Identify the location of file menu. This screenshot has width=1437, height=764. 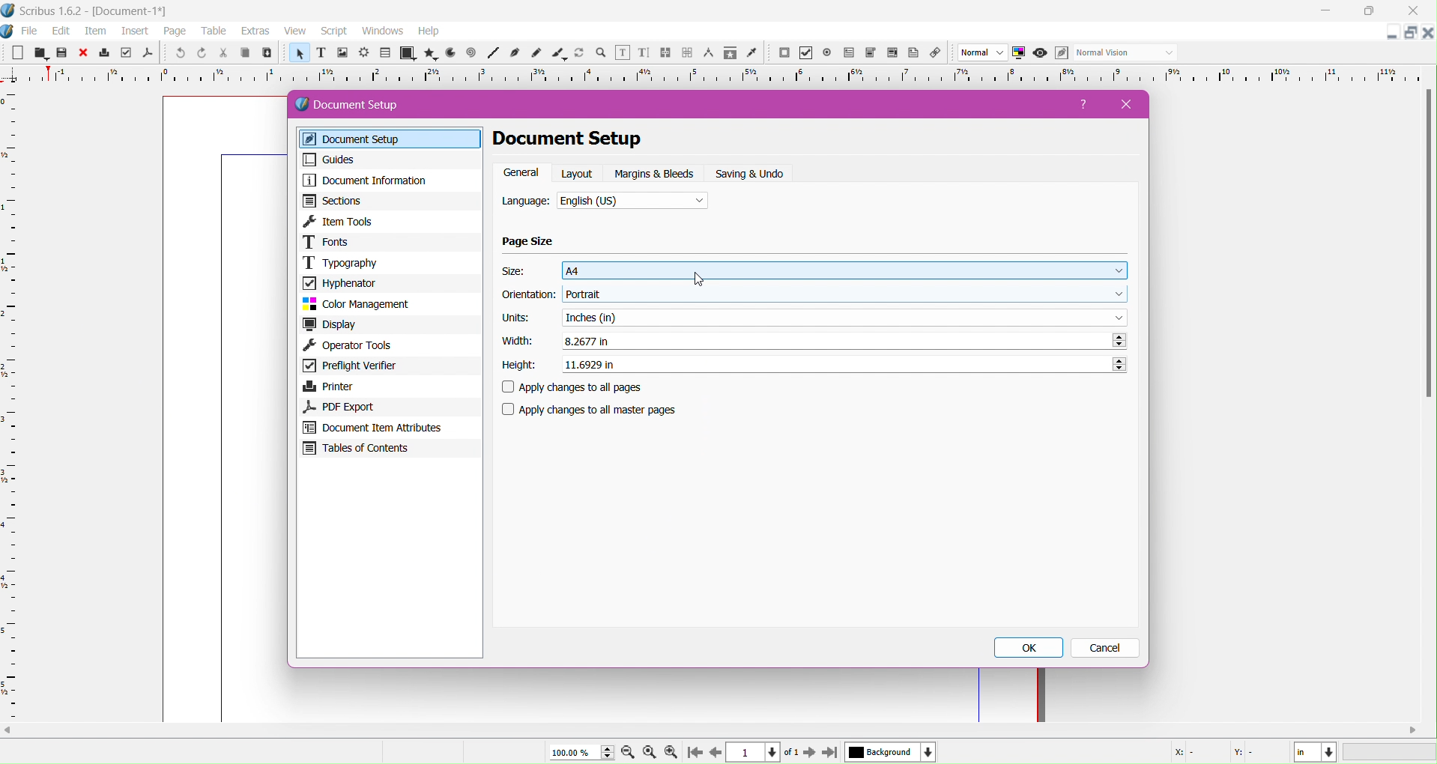
(30, 31).